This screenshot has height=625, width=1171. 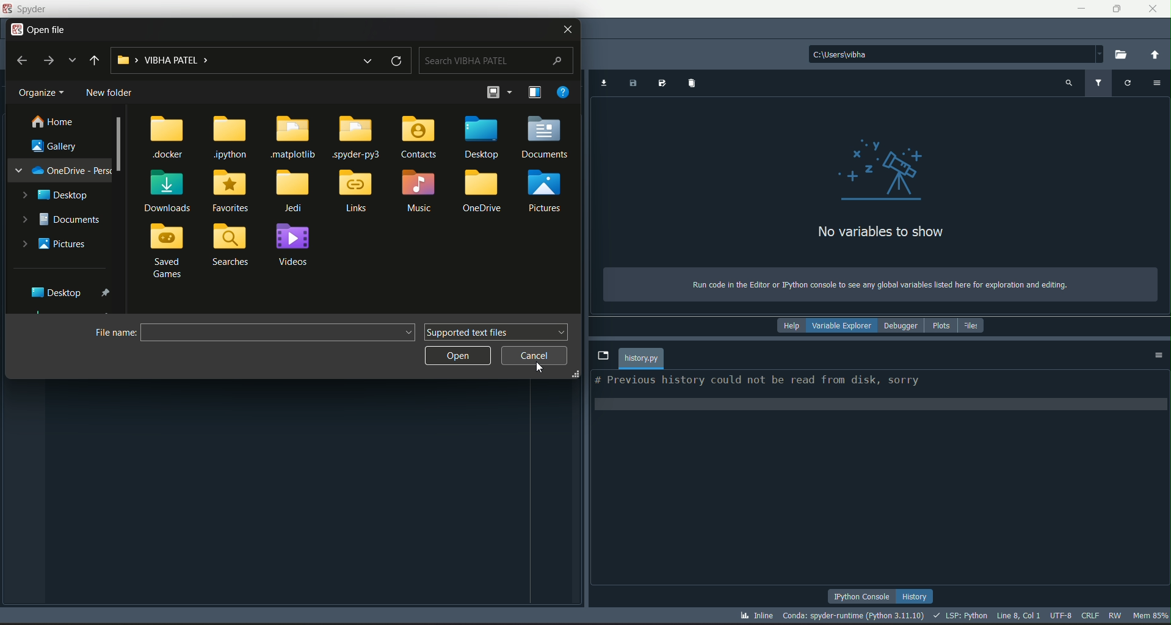 What do you see at coordinates (1152, 9) in the screenshot?
I see `close` at bounding box center [1152, 9].